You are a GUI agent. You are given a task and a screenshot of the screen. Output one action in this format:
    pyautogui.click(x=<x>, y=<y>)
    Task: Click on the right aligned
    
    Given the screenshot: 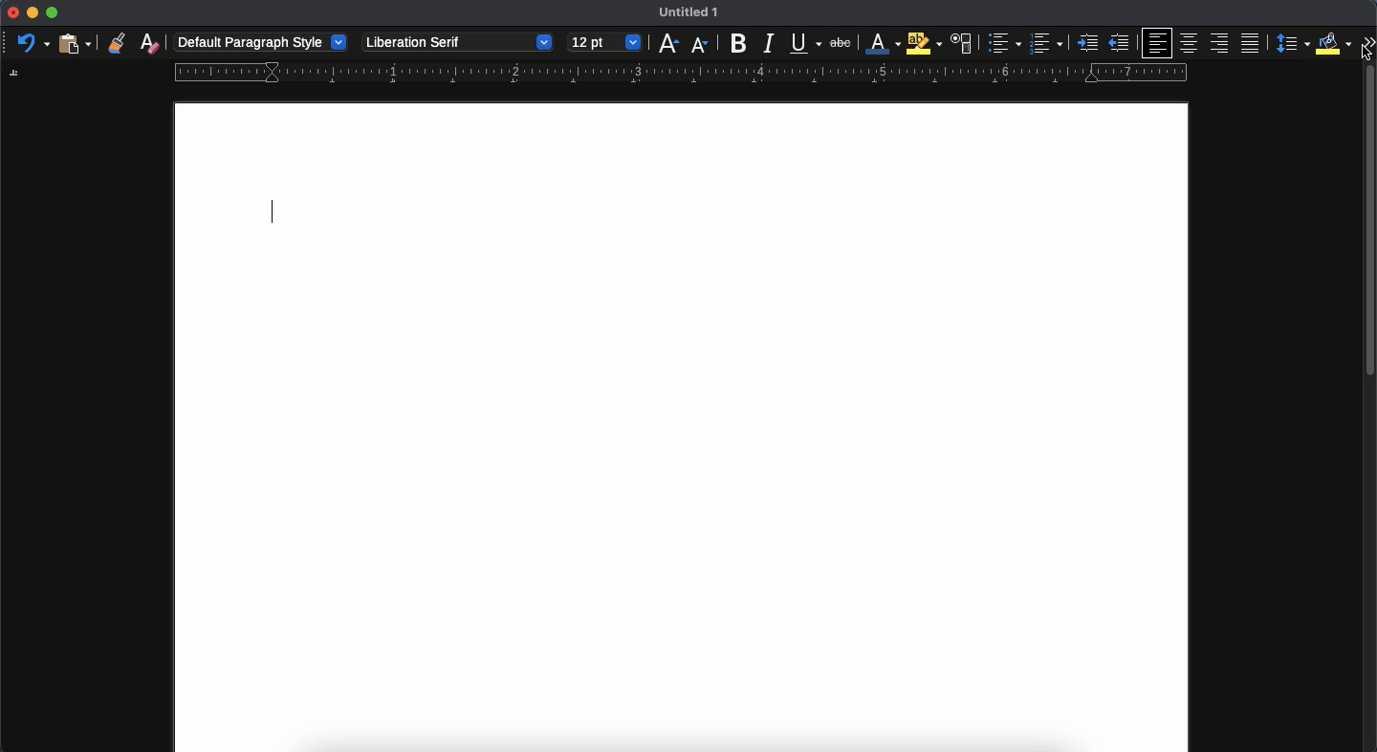 What is the action you would take?
    pyautogui.click(x=1218, y=44)
    